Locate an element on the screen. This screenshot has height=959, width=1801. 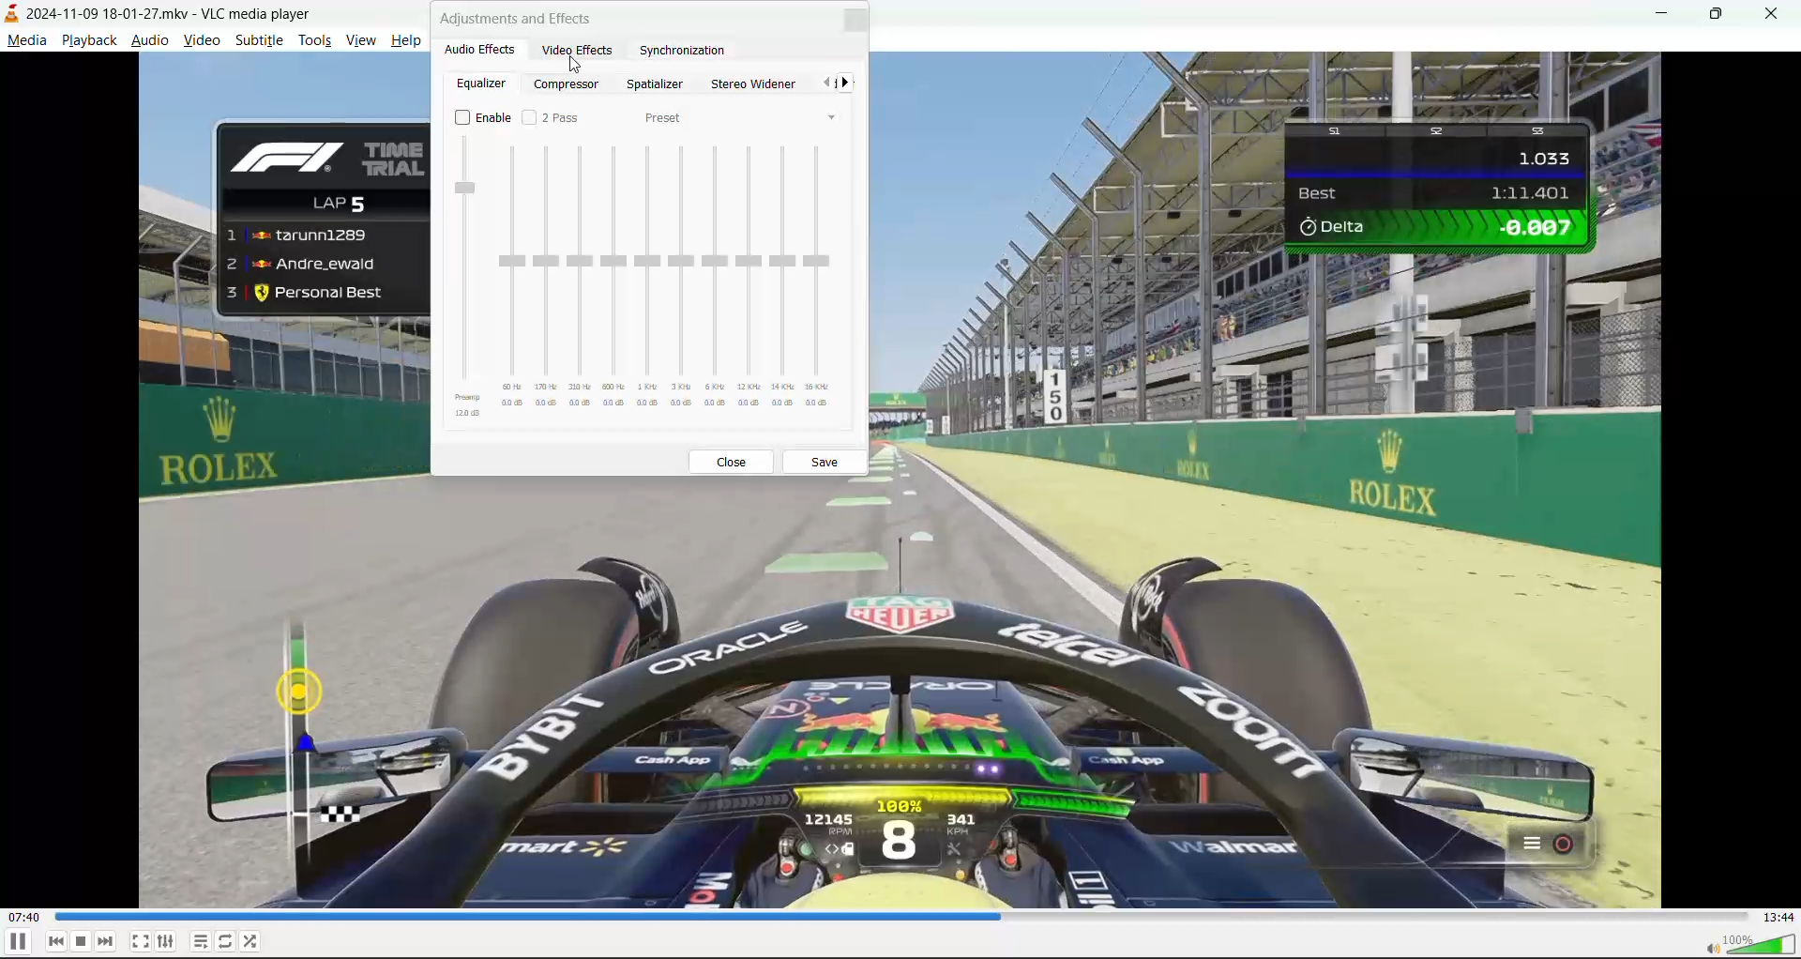
preset is located at coordinates (664, 119).